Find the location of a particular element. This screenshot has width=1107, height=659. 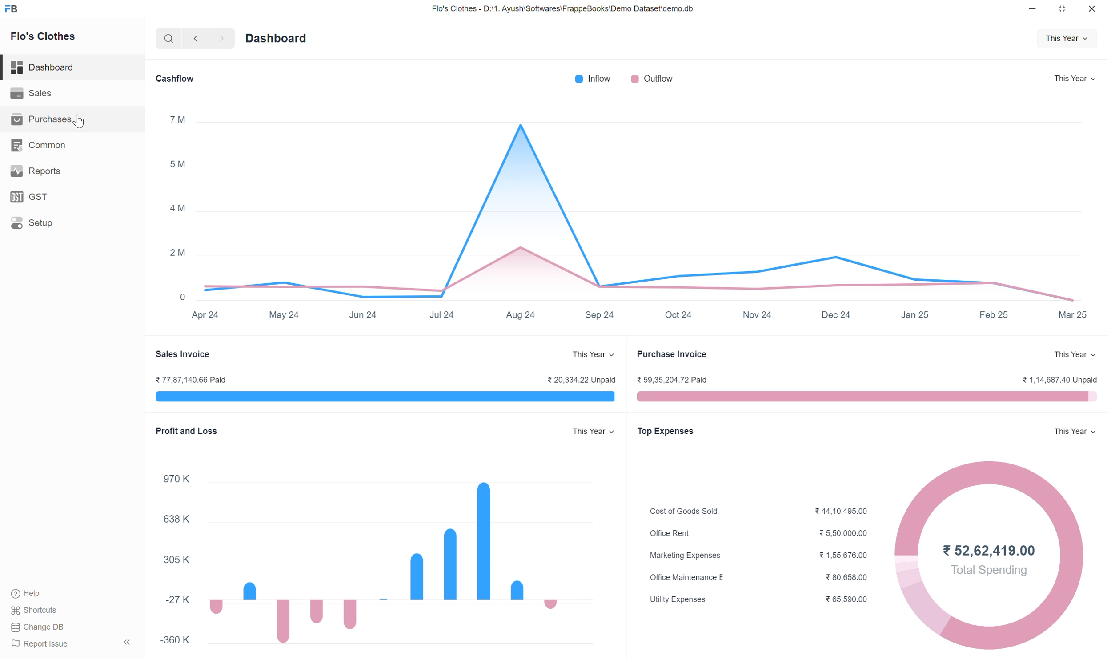

setup is located at coordinates (32, 222).